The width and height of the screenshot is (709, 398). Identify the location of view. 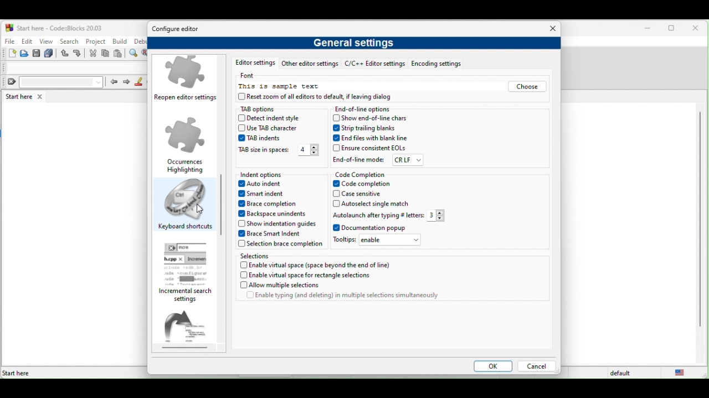
(47, 41).